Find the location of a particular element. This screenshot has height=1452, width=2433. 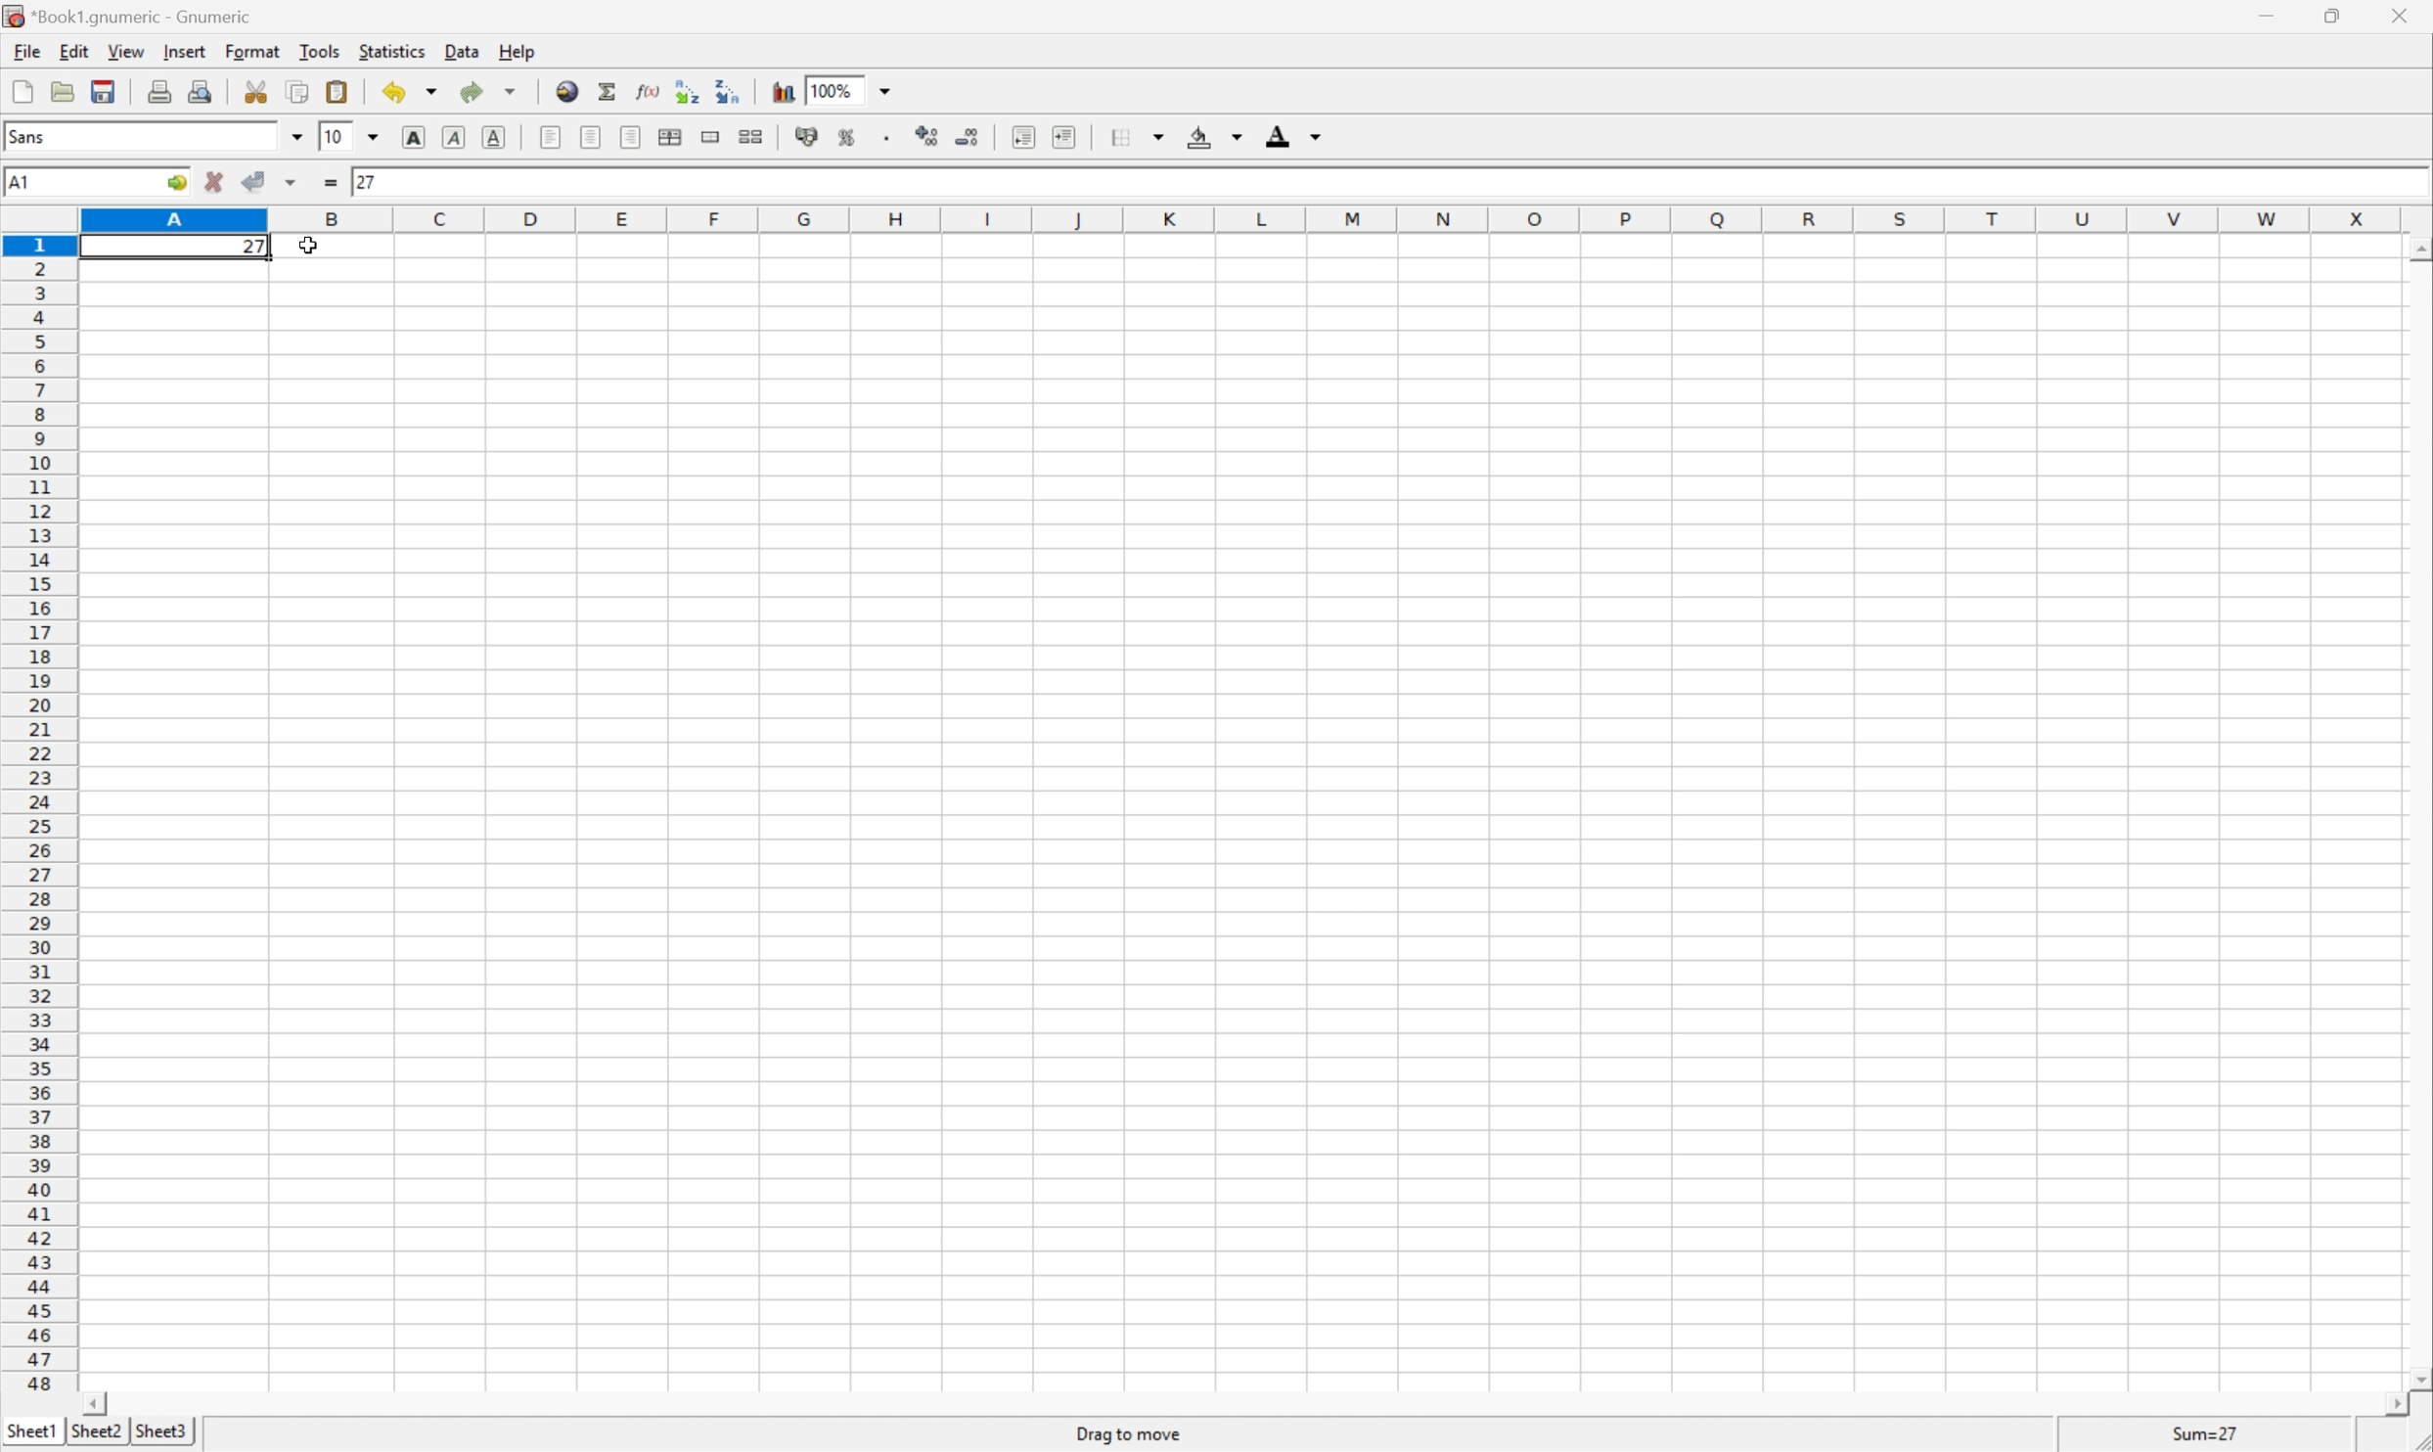

10 is located at coordinates (335, 137).